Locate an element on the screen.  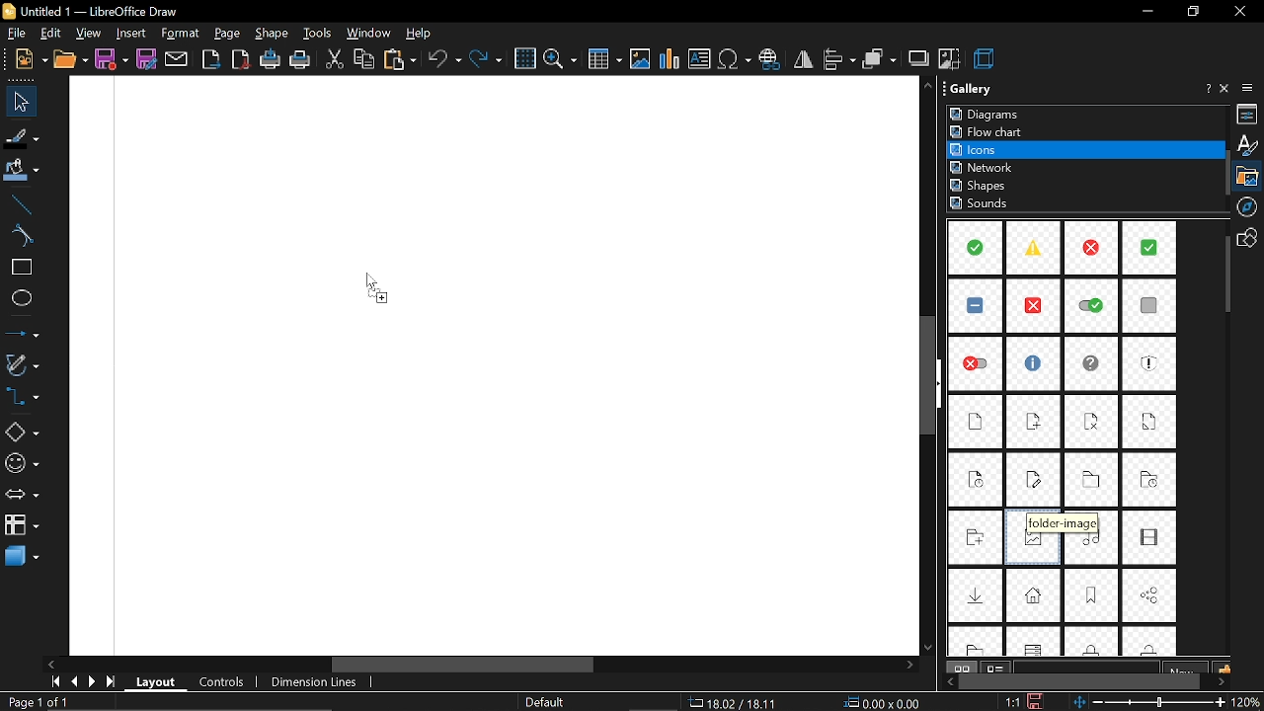
select is located at coordinates (16, 102).